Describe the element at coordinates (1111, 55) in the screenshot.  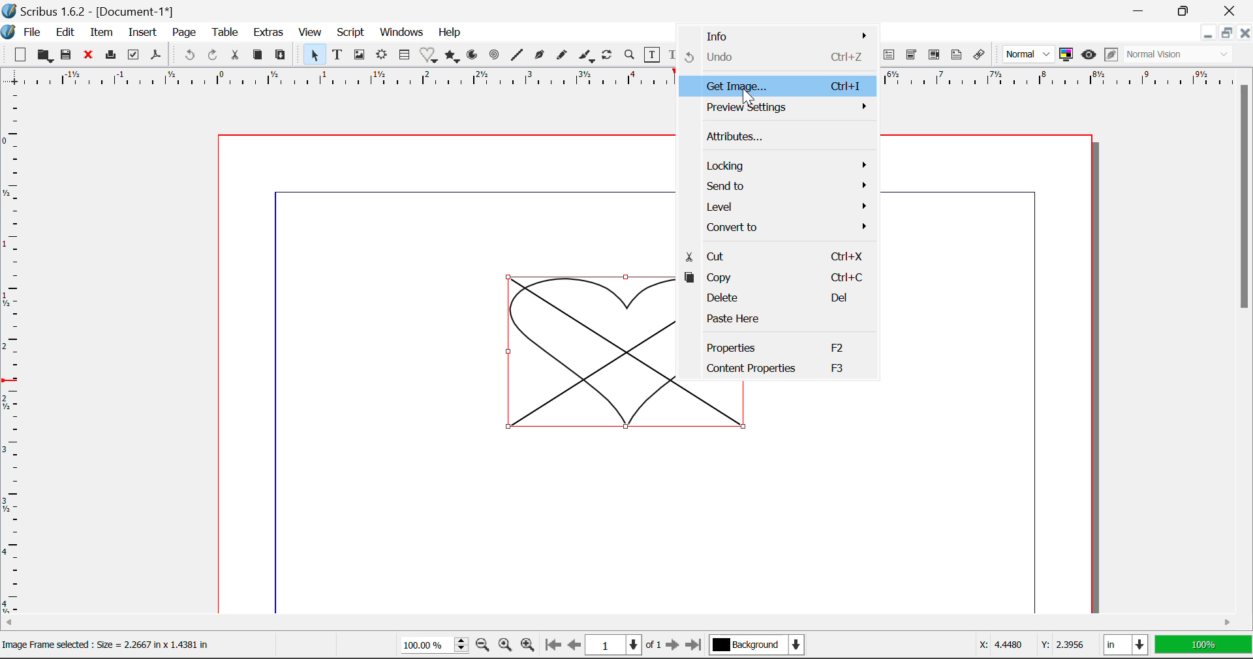
I see `Edit in Preview Mode` at that location.